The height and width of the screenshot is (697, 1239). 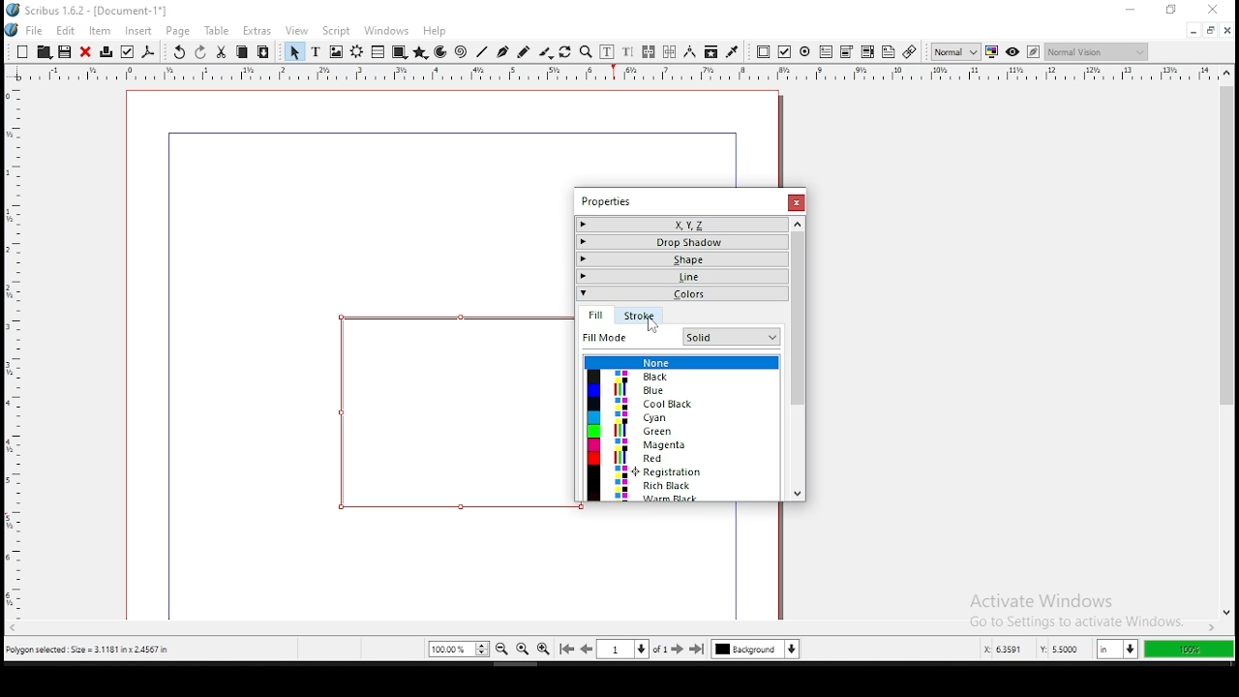 I want to click on preflight verifier, so click(x=126, y=52).